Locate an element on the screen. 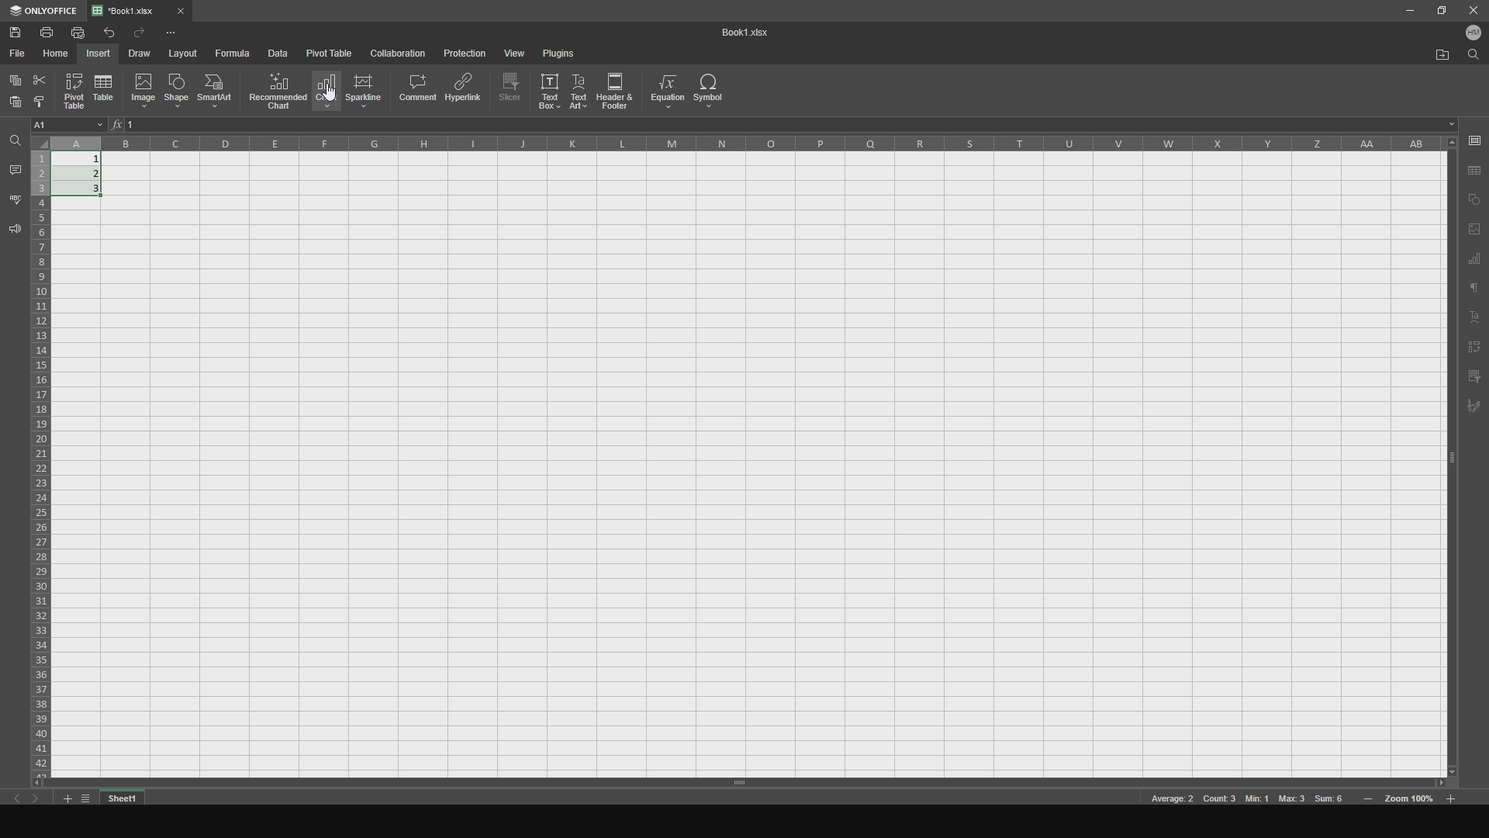 The width and height of the screenshot is (1489, 838). meta data is located at coordinates (1246, 800).